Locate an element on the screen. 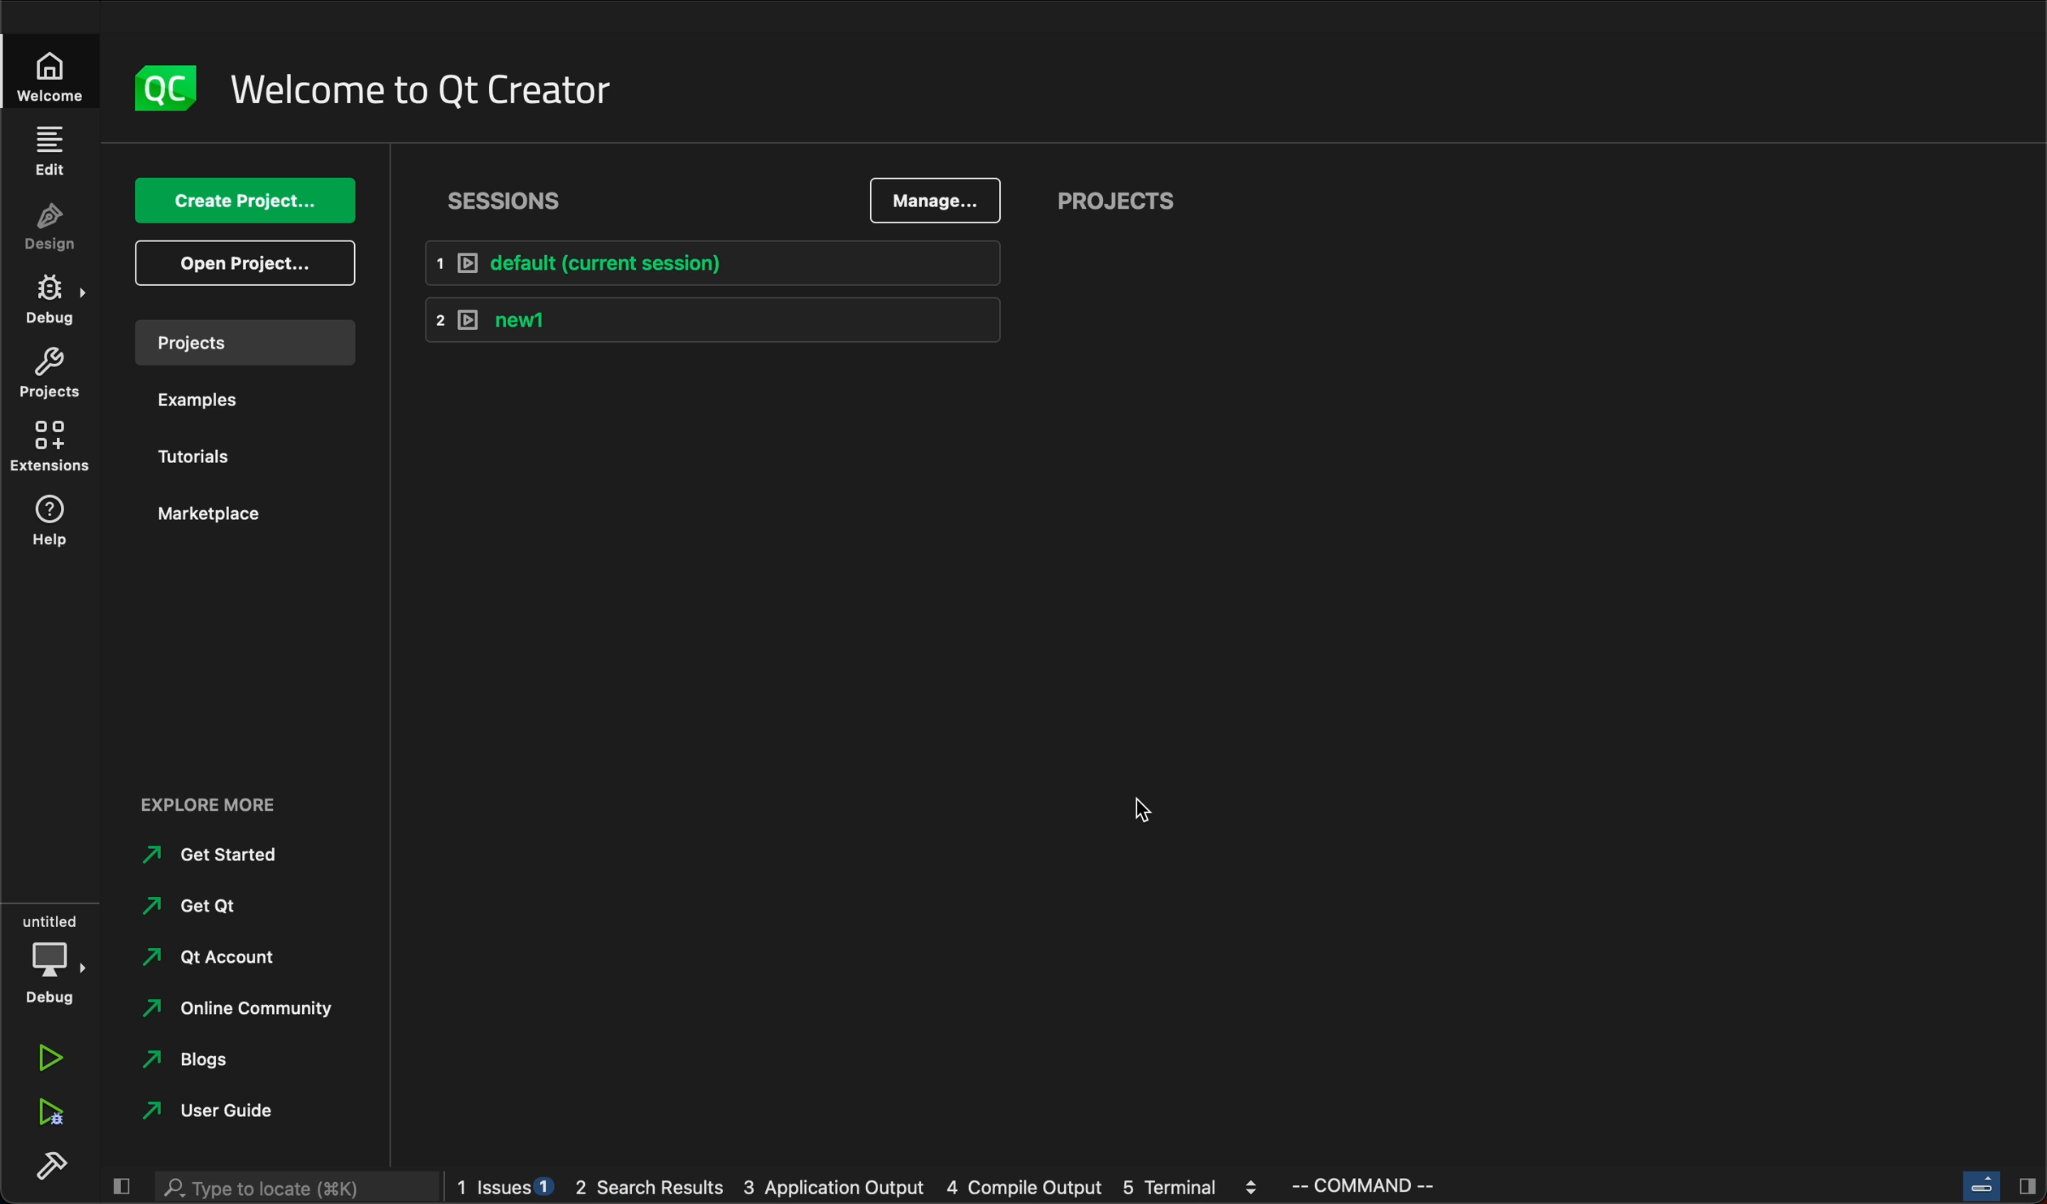  projects is located at coordinates (50, 375).